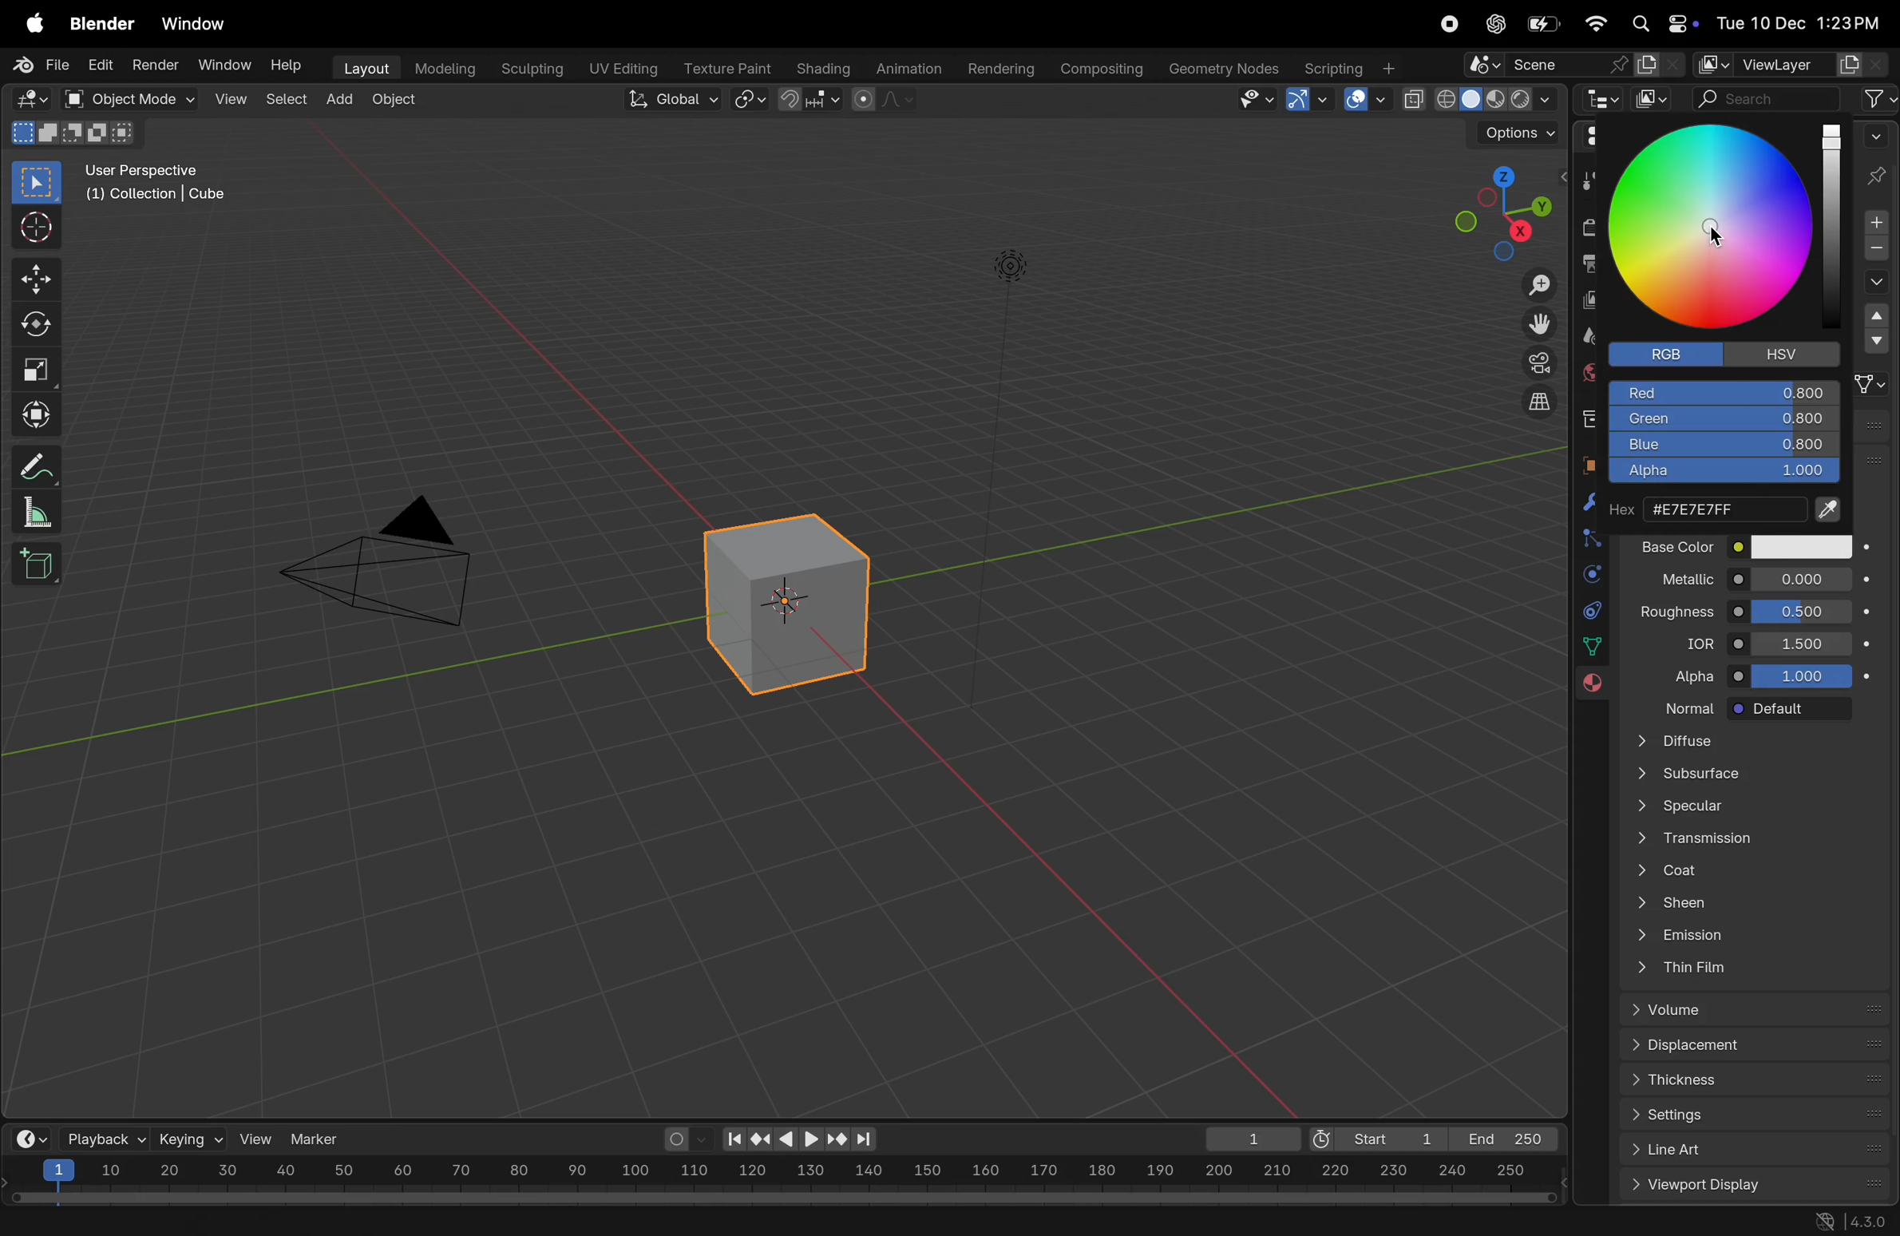  I want to click on drop down menu, so click(1877, 335).